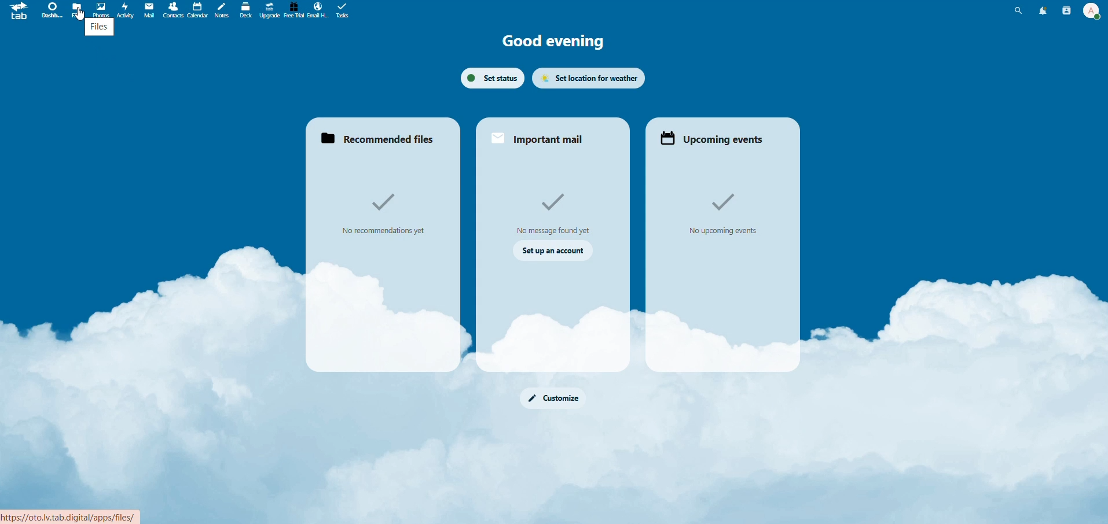  What do you see at coordinates (559, 211) in the screenshot?
I see `Text` at bounding box center [559, 211].